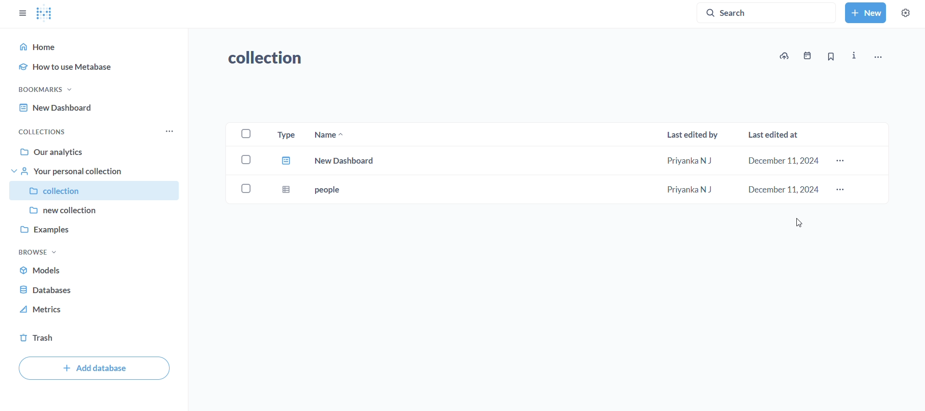  I want to click on events, so click(806, 56).